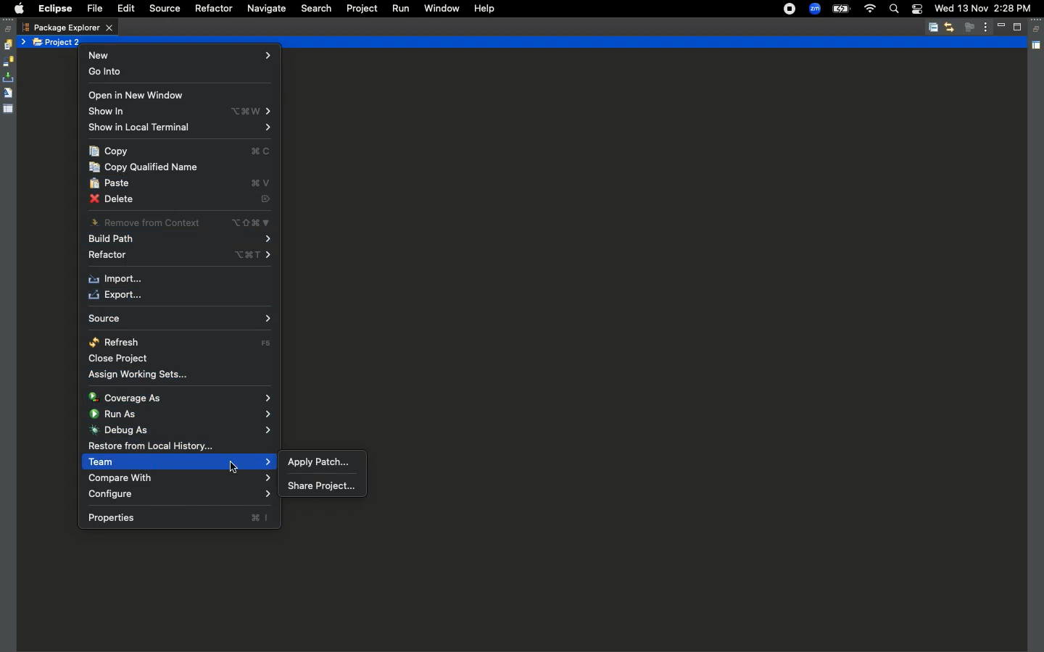 This screenshot has height=652, width=1044. What do you see at coordinates (178, 478) in the screenshot?
I see `Compare with` at bounding box center [178, 478].